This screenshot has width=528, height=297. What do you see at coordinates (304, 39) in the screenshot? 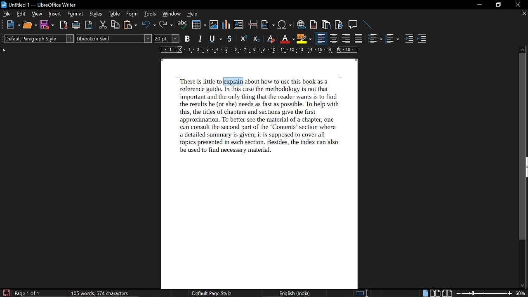
I see `highlight` at bounding box center [304, 39].